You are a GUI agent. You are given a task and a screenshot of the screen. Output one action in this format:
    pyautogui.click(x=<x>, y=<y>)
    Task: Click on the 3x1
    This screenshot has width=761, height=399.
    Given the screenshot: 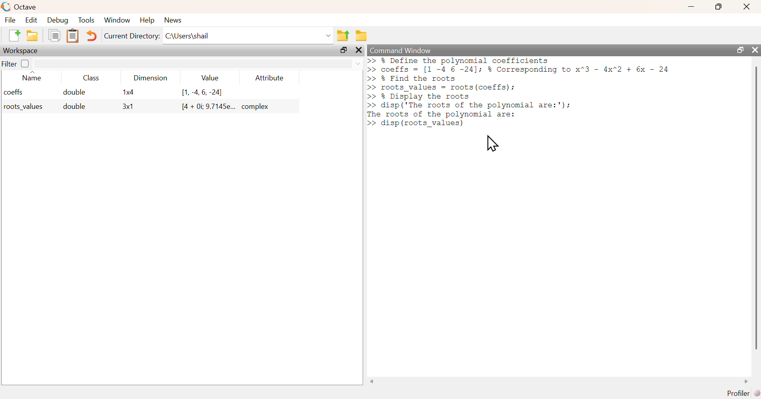 What is the action you would take?
    pyautogui.click(x=128, y=107)
    